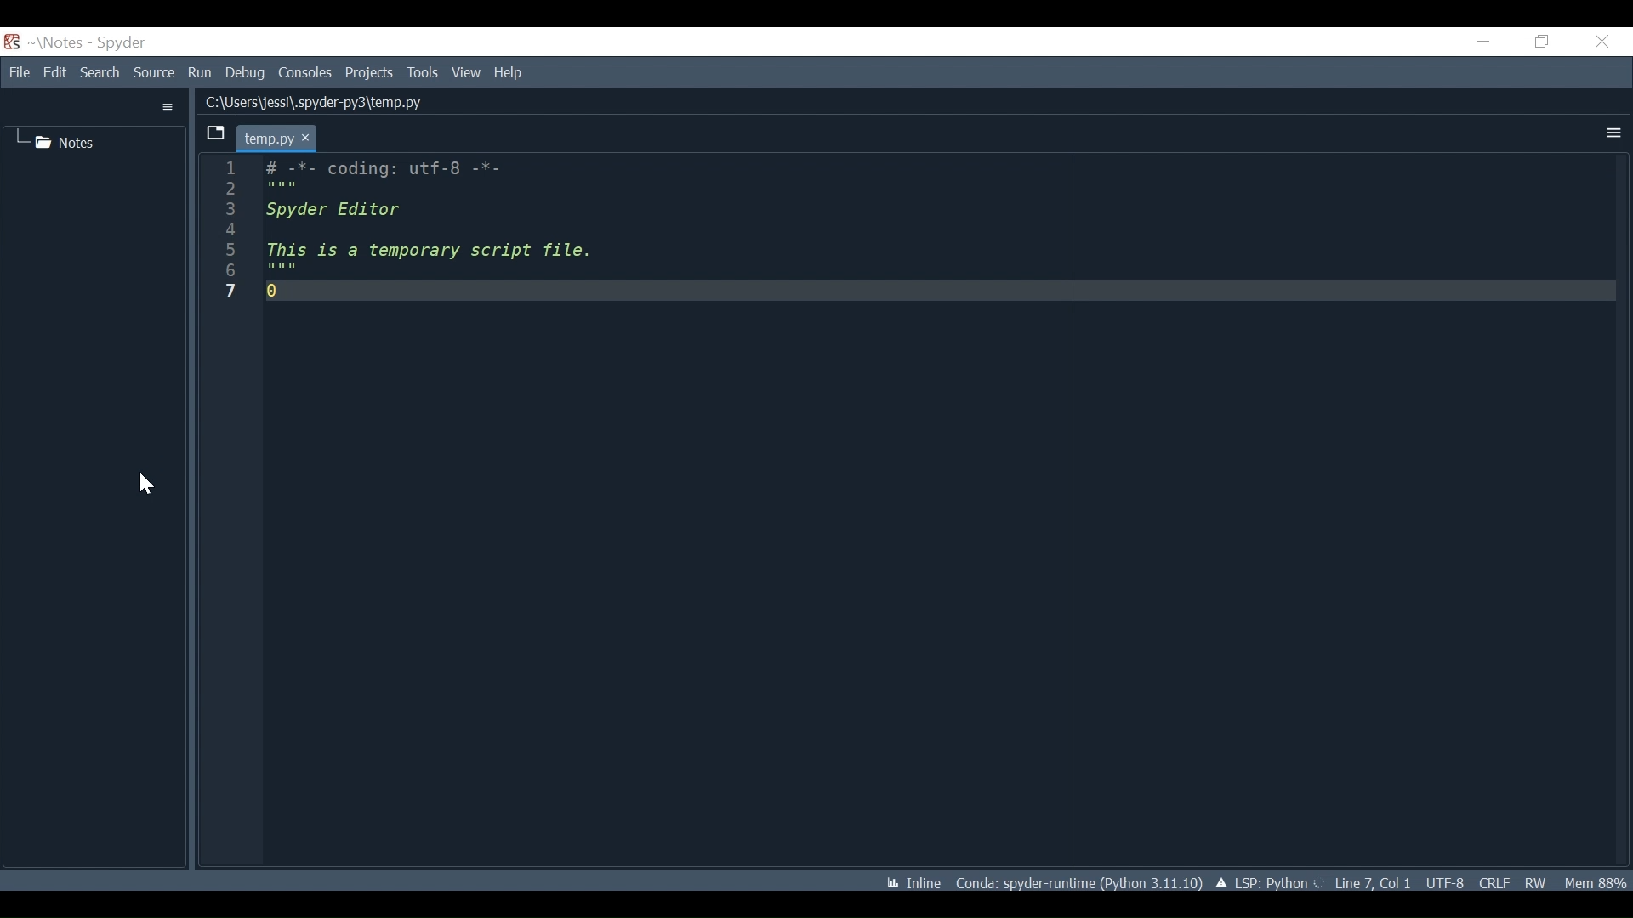  I want to click on More Options, so click(1611, 132).